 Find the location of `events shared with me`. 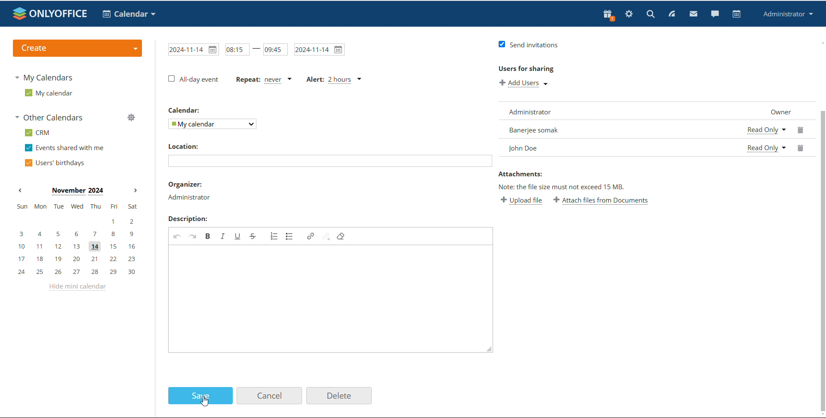

events shared with me is located at coordinates (65, 148).